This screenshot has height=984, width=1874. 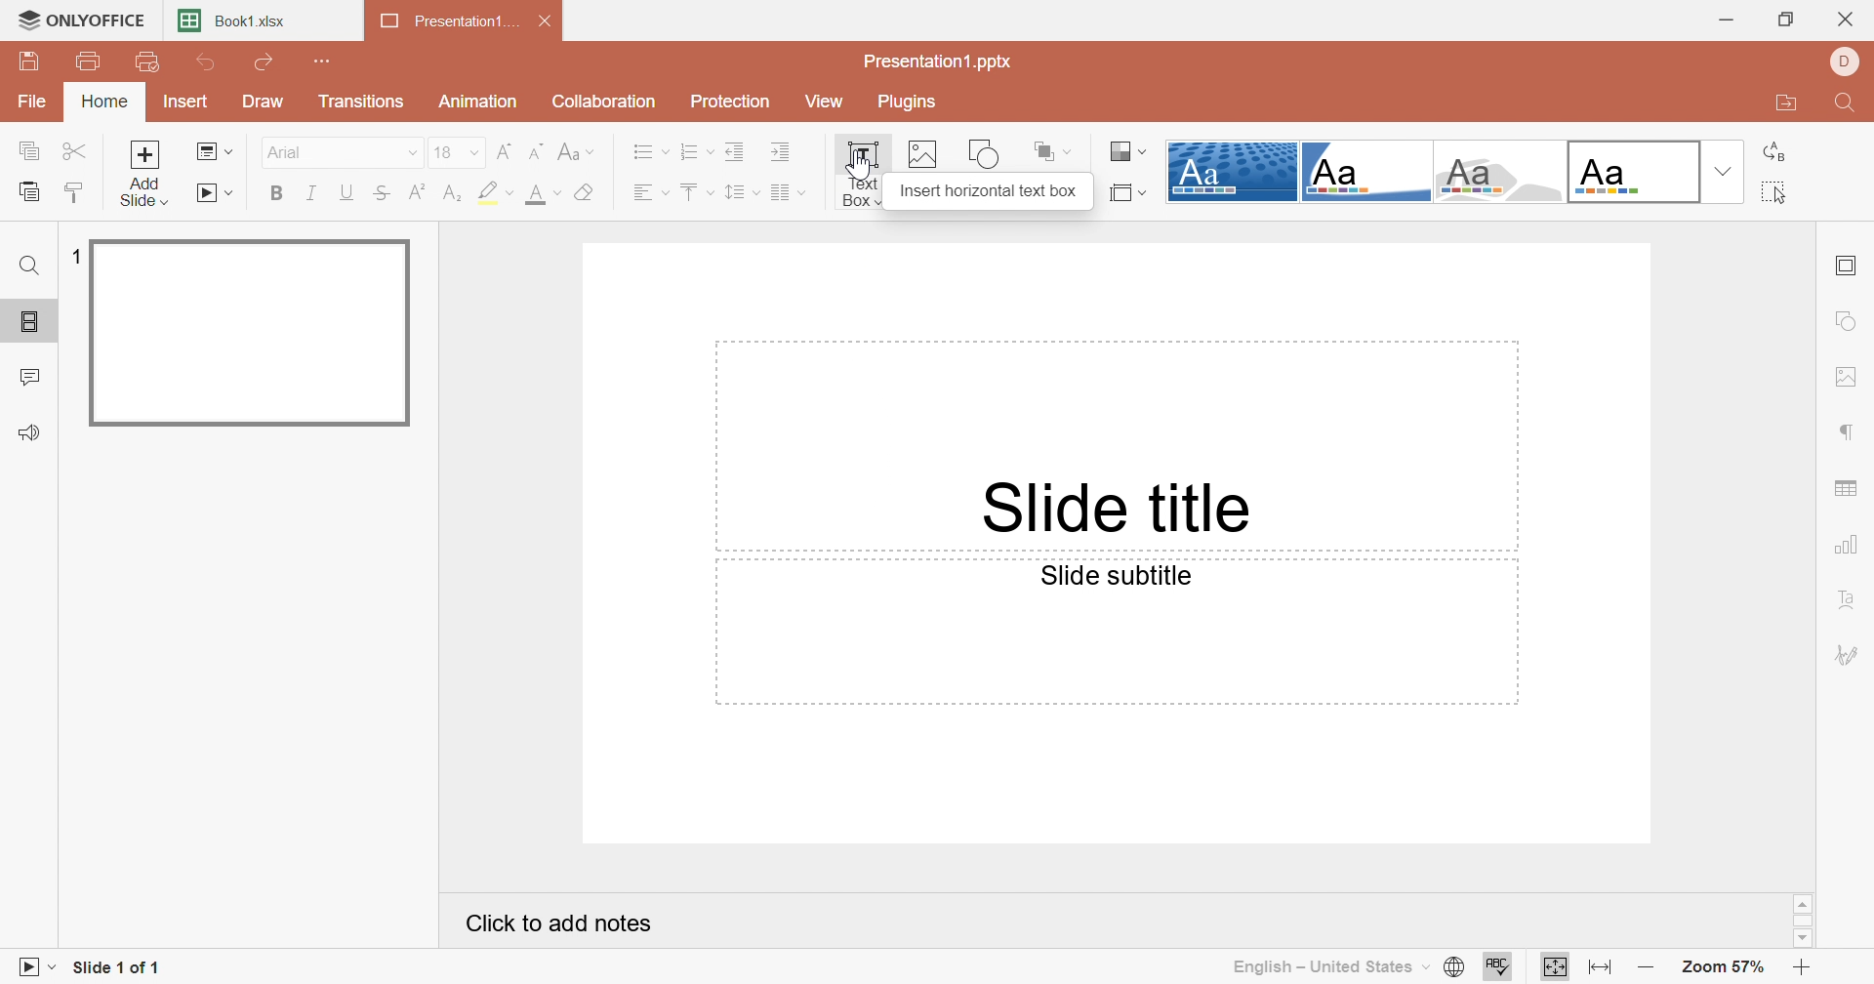 I want to click on Plugins, so click(x=906, y=102).